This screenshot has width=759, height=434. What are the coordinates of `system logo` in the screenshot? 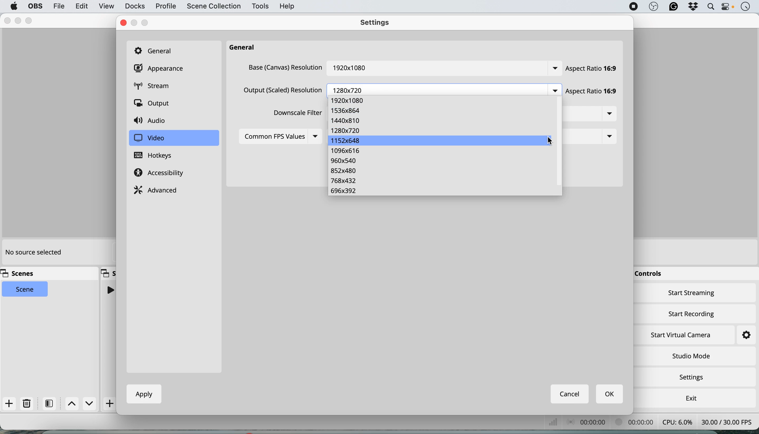 It's located at (14, 7).